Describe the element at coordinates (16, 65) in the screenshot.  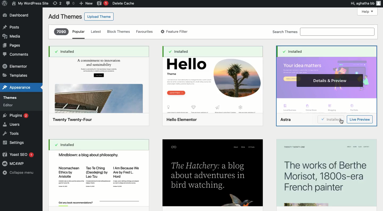
I see `Elementor` at that location.